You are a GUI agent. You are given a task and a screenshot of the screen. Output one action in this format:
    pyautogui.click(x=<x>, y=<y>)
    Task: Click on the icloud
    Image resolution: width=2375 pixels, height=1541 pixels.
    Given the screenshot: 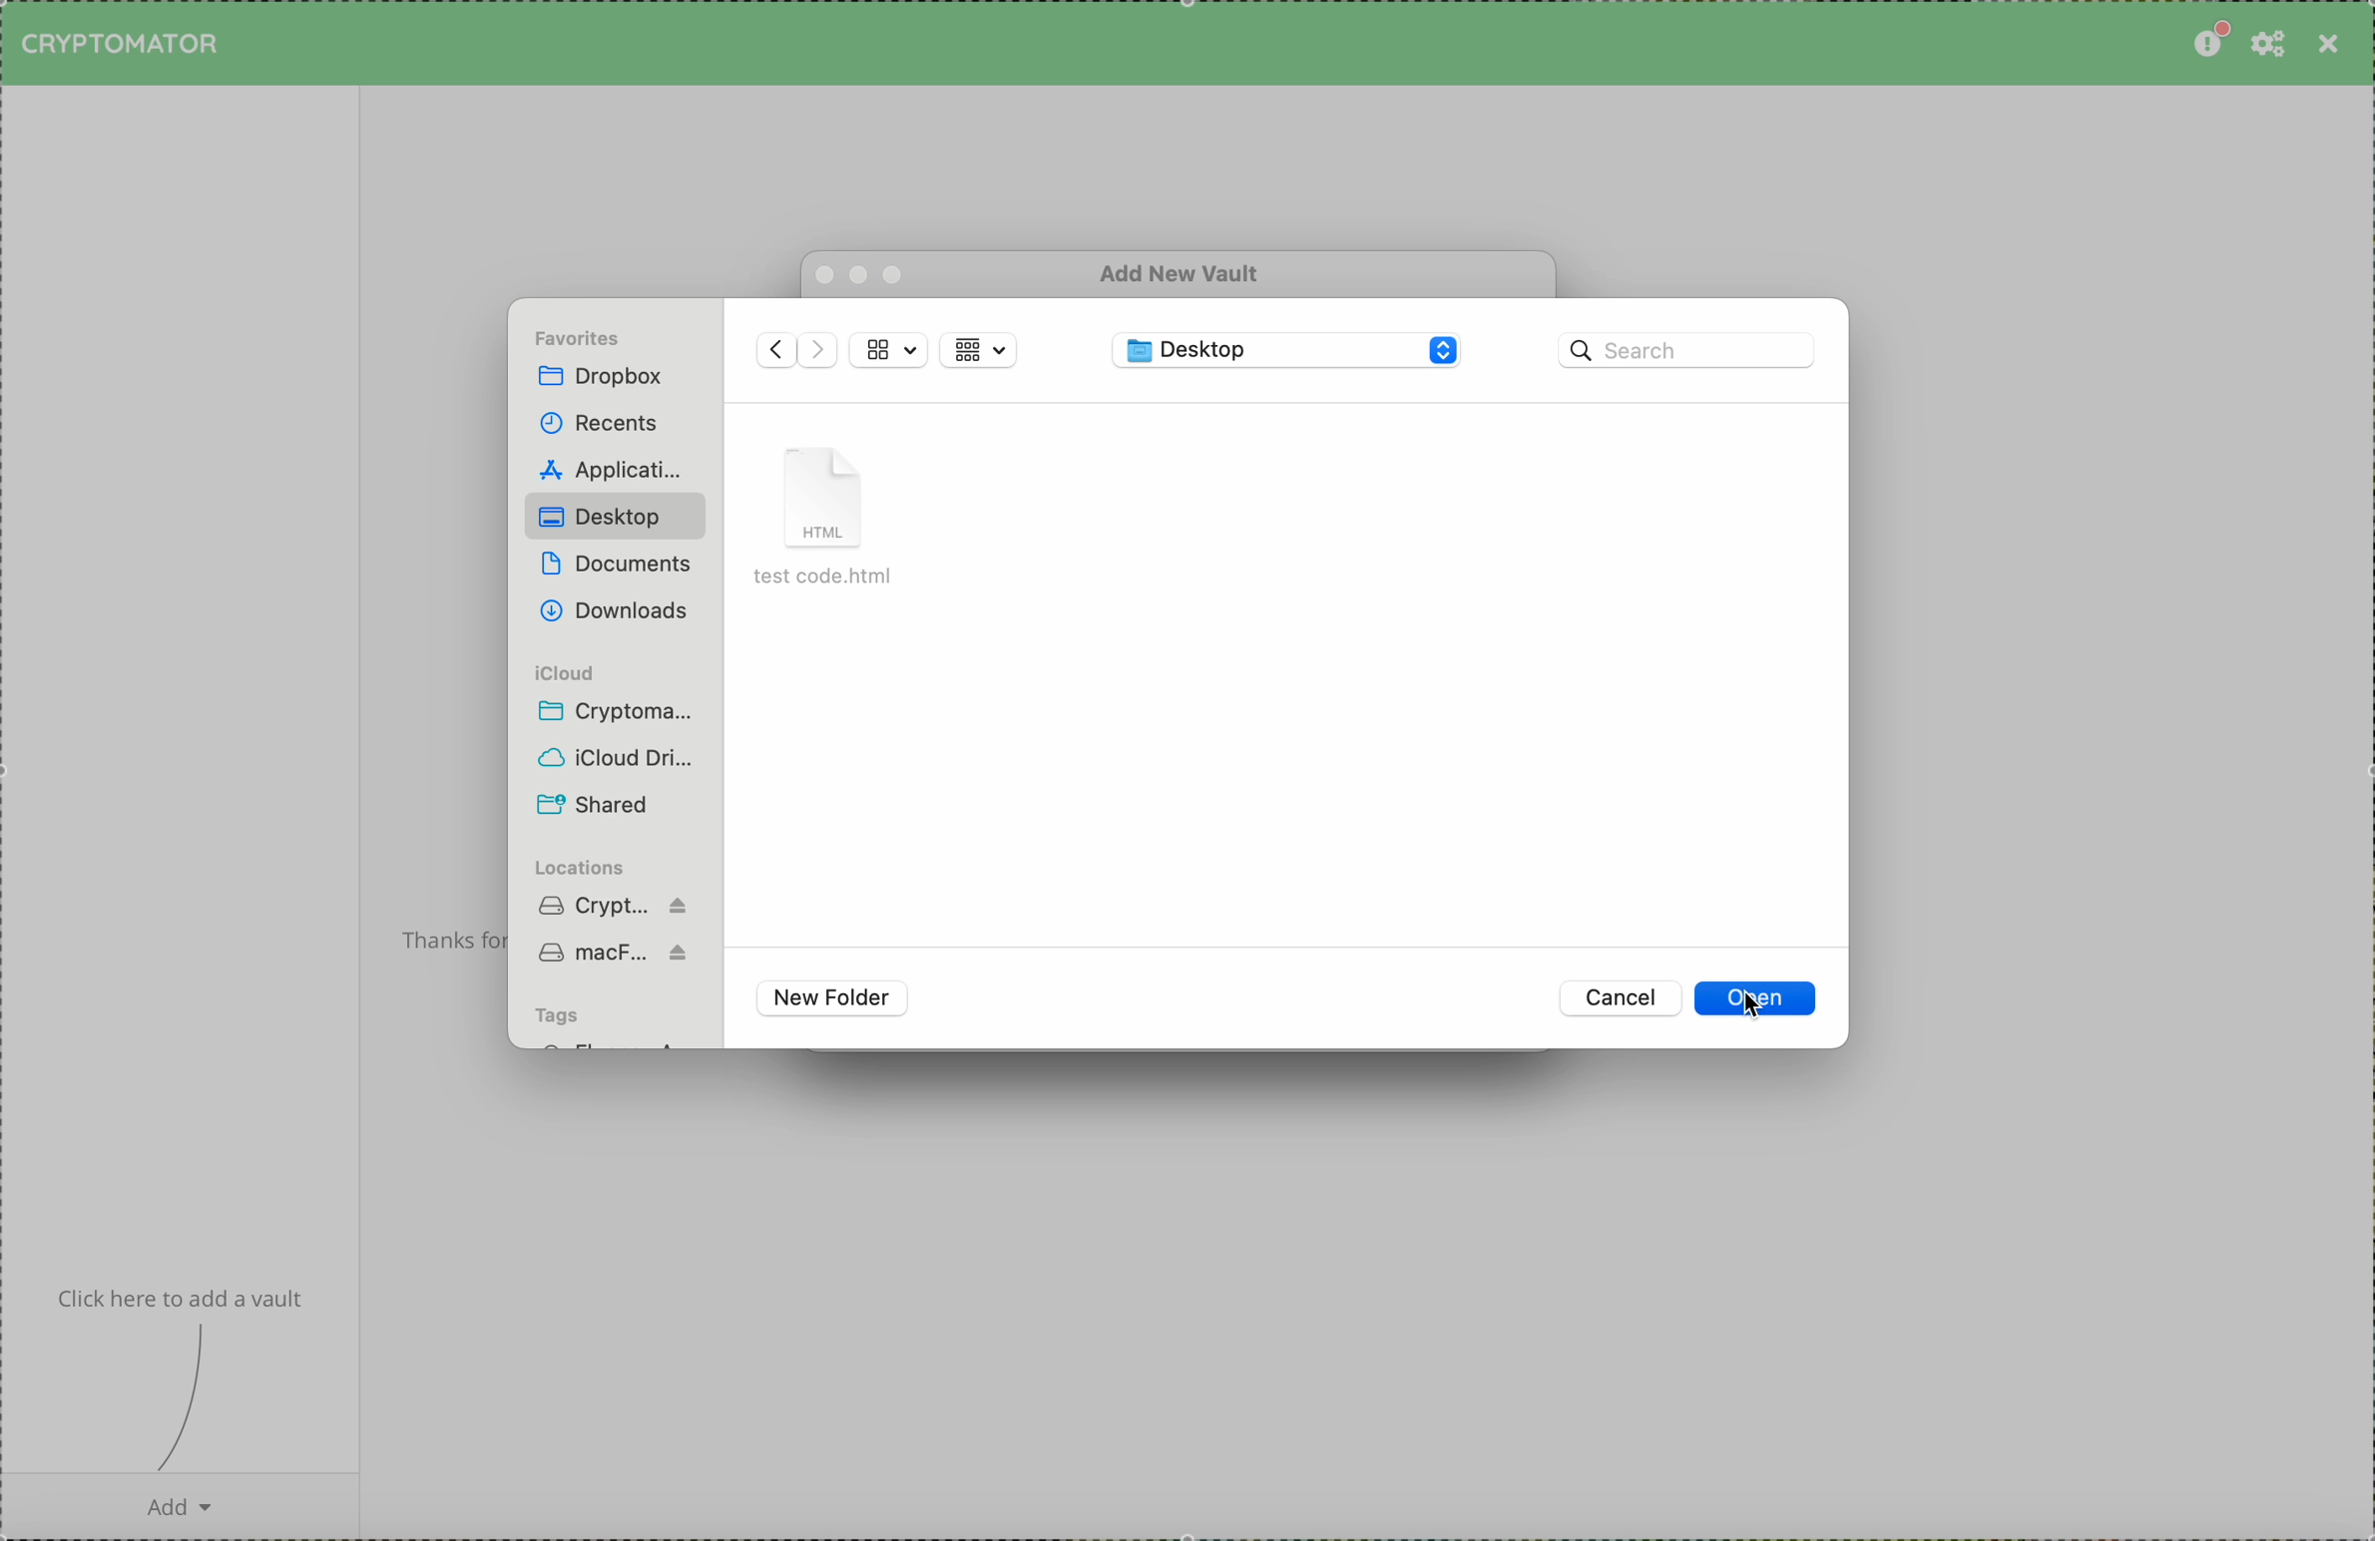 What is the action you would take?
    pyautogui.click(x=612, y=669)
    